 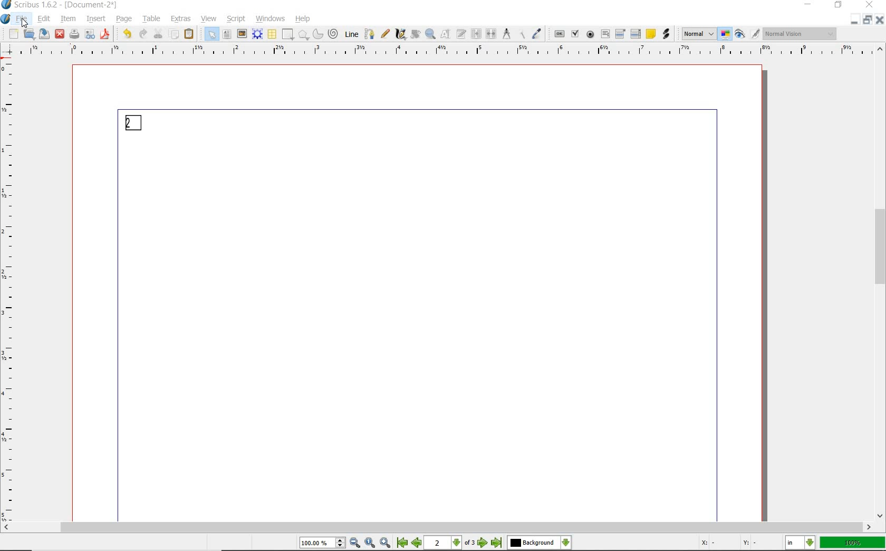 What do you see at coordinates (272, 34) in the screenshot?
I see `table` at bounding box center [272, 34].